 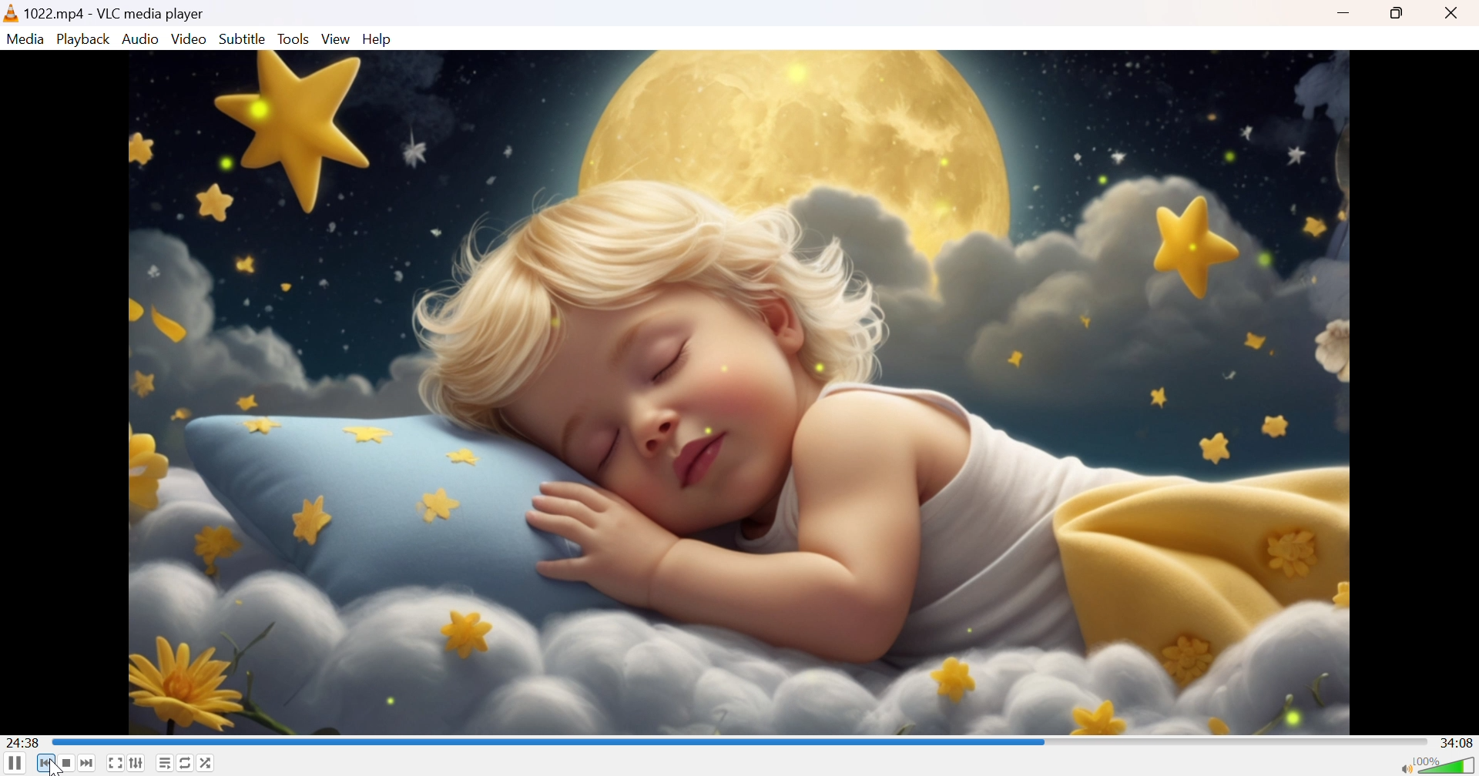 I want to click on Next media in the playlist, skip forward when held, so click(x=88, y=763).